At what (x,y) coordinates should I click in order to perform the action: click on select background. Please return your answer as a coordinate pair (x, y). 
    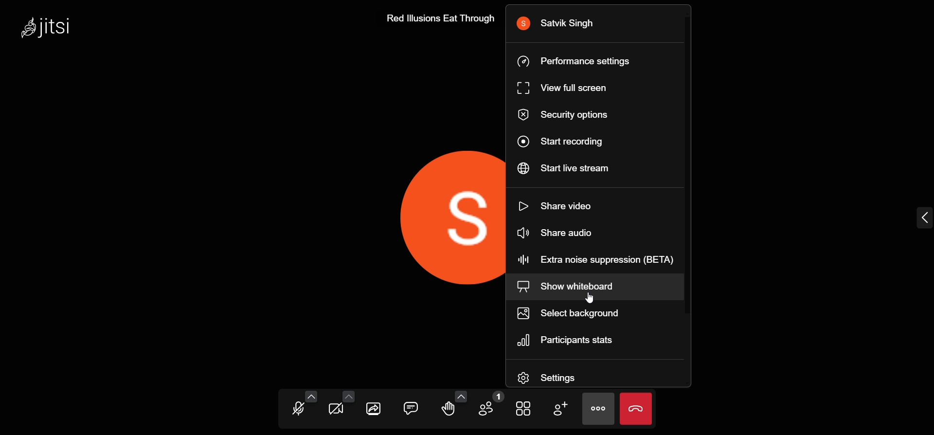
    Looking at the image, I should click on (589, 313).